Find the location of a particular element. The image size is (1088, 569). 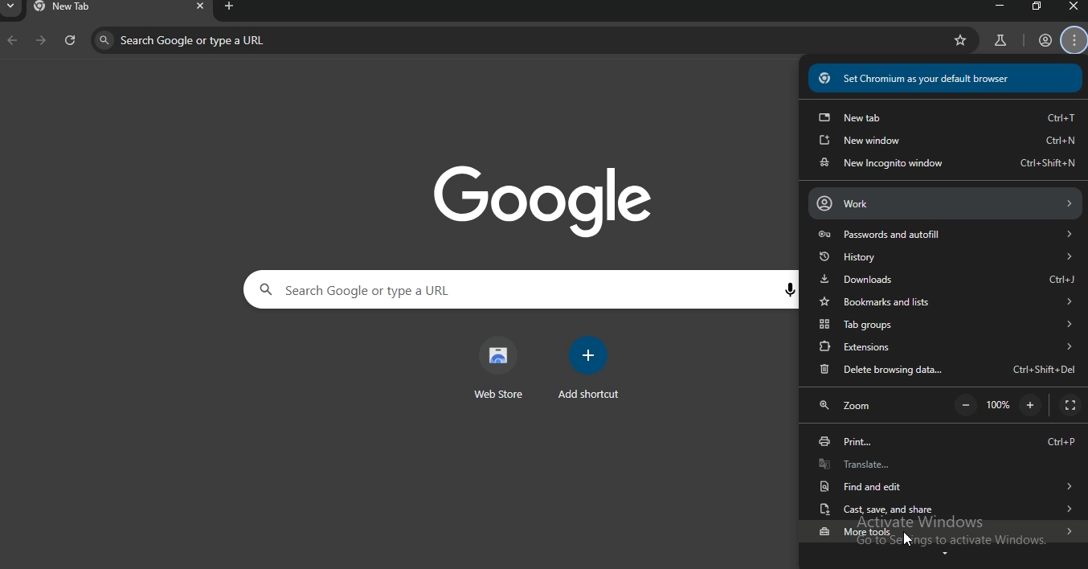

bookmarks and lists is located at coordinates (948, 302).